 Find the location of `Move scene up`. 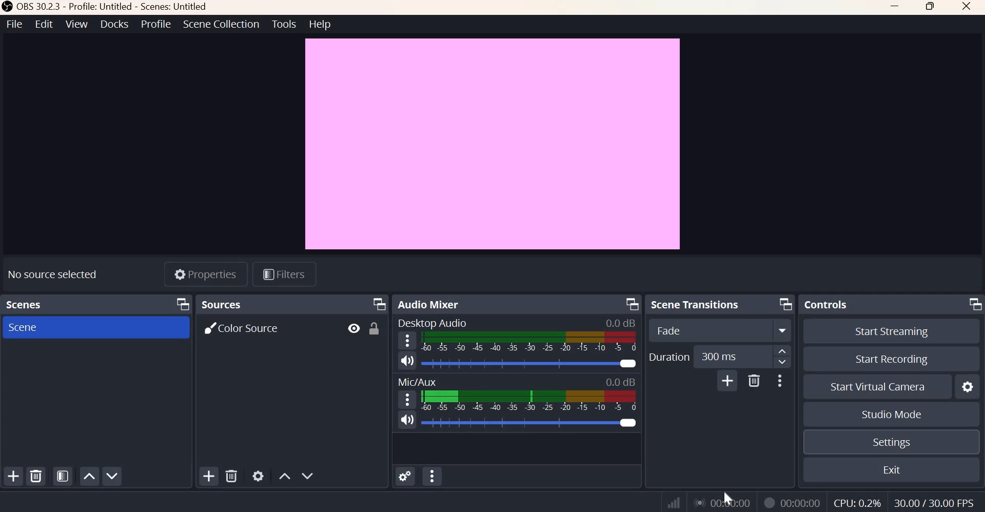

Move scene up is located at coordinates (90, 477).